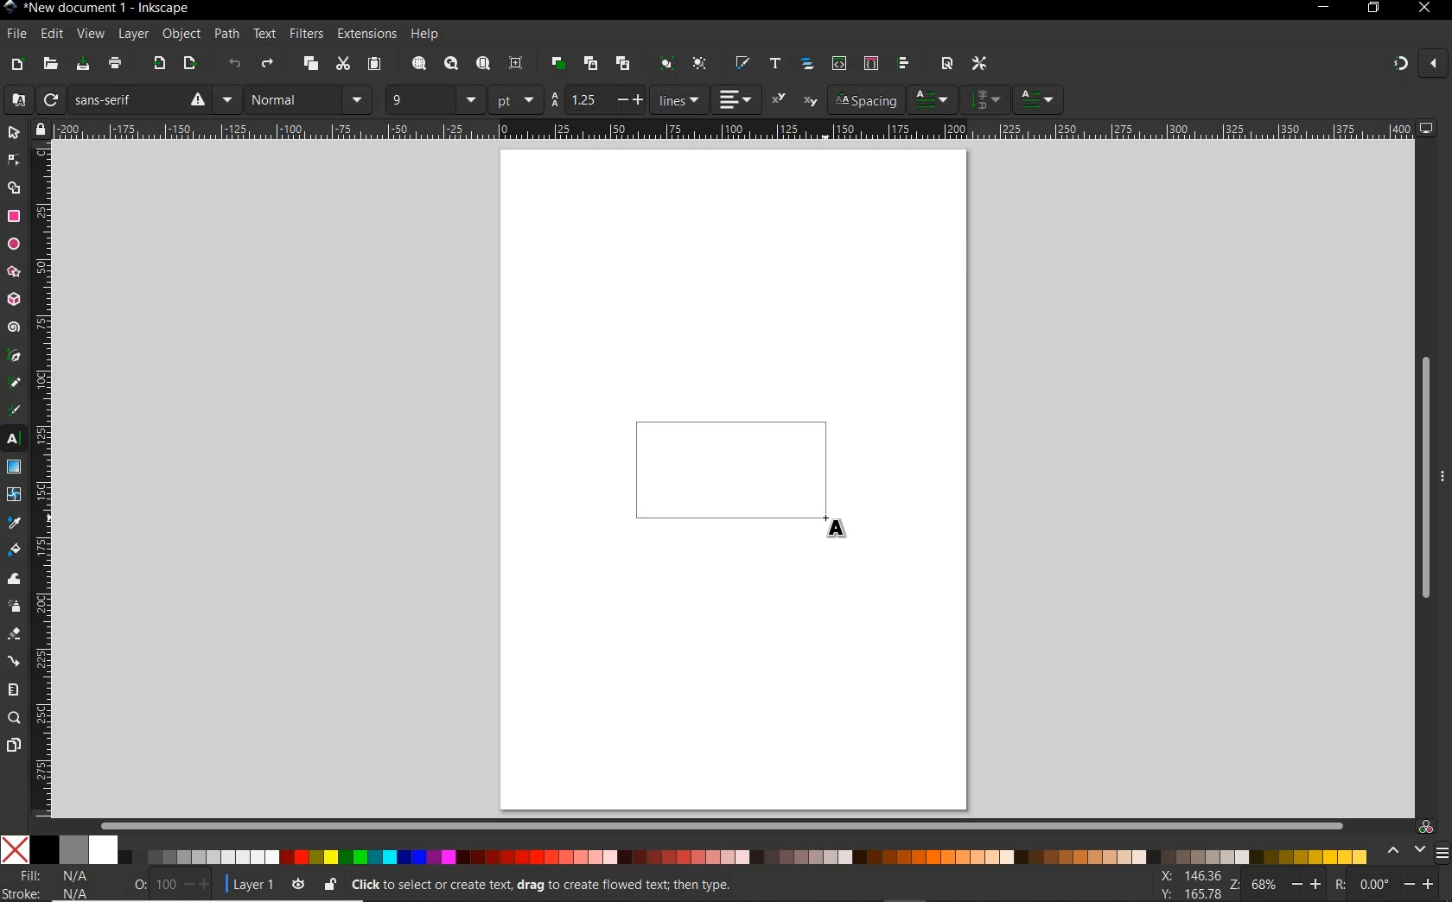  What do you see at coordinates (10, 8) in the screenshot?
I see `logo` at bounding box center [10, 8].